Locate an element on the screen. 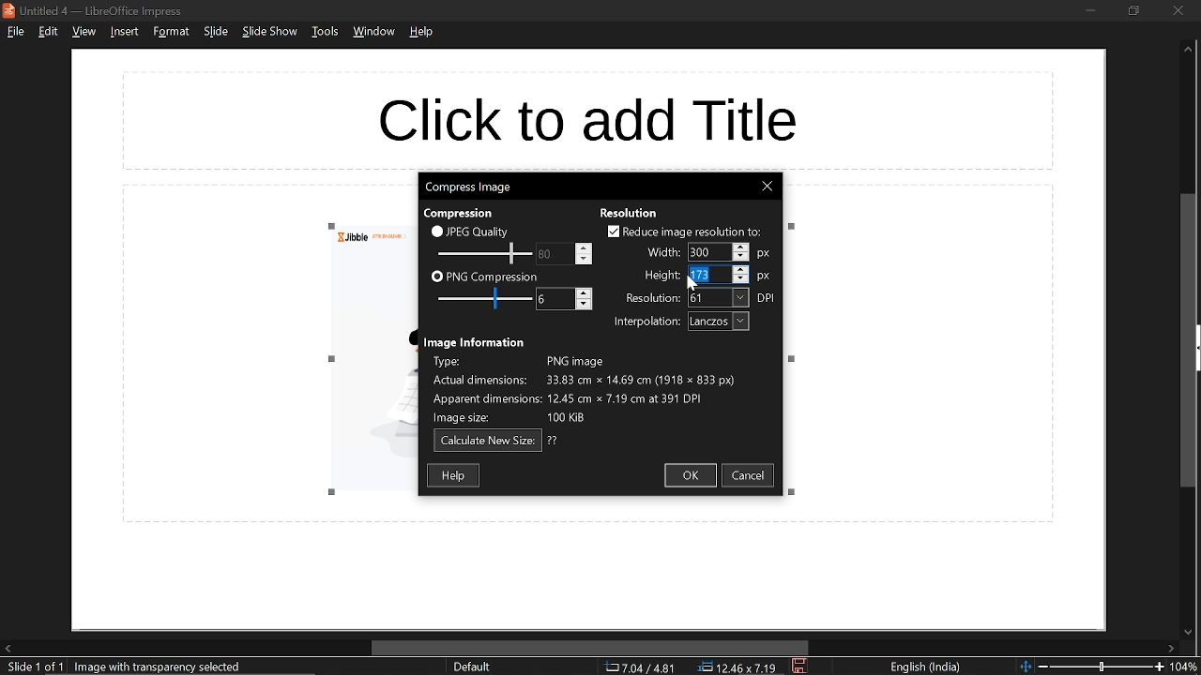 Image resolution: width=1201 pixels, height=675 pixels. Increase  is located at coordinates (585, 292).